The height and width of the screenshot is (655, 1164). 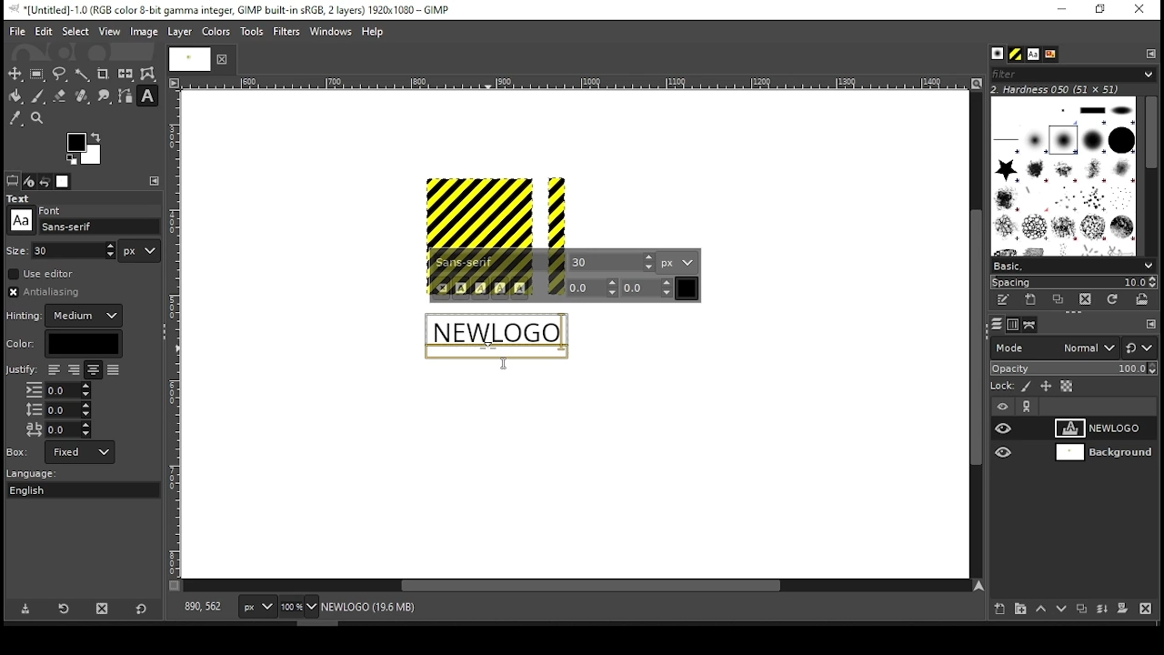 I want to click on move layer one step up, so click(x=1041, y=610).